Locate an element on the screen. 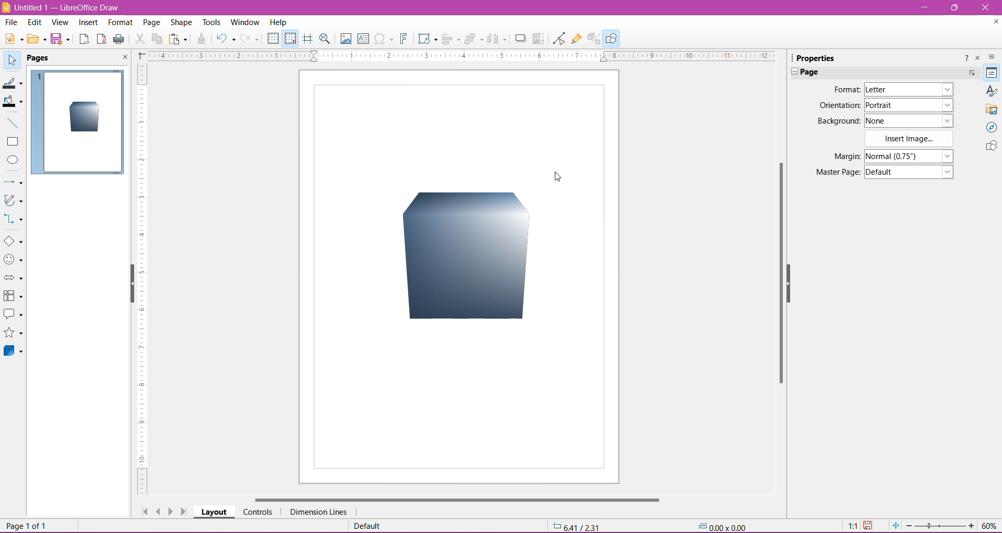  Insert is located at coordinates (89, 23).